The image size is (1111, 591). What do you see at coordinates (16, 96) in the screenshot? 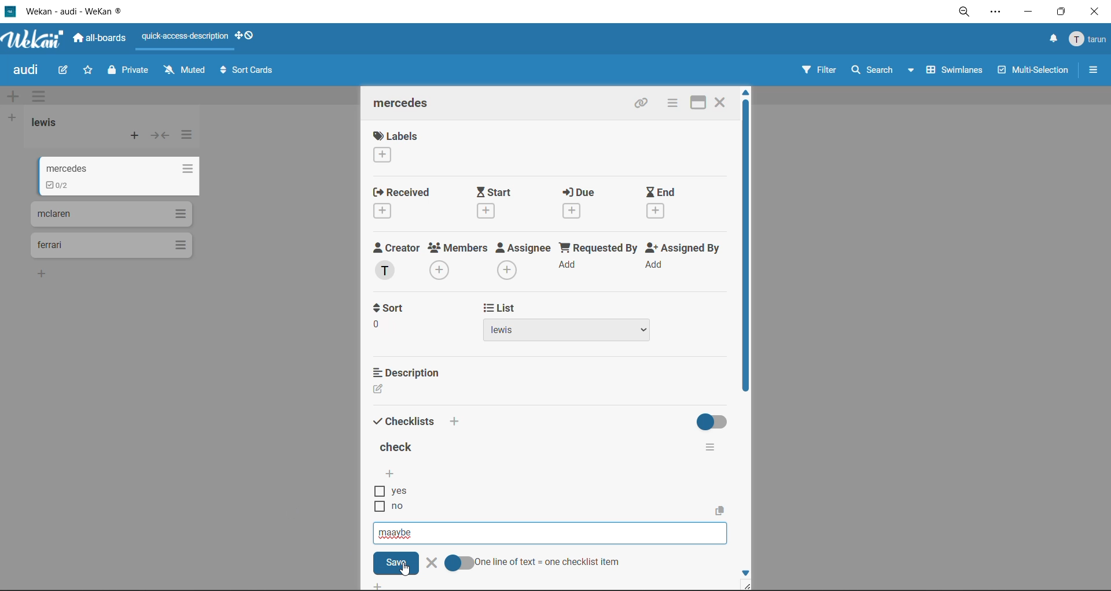
I see `add swimlane` at bounding box center [16, 96].